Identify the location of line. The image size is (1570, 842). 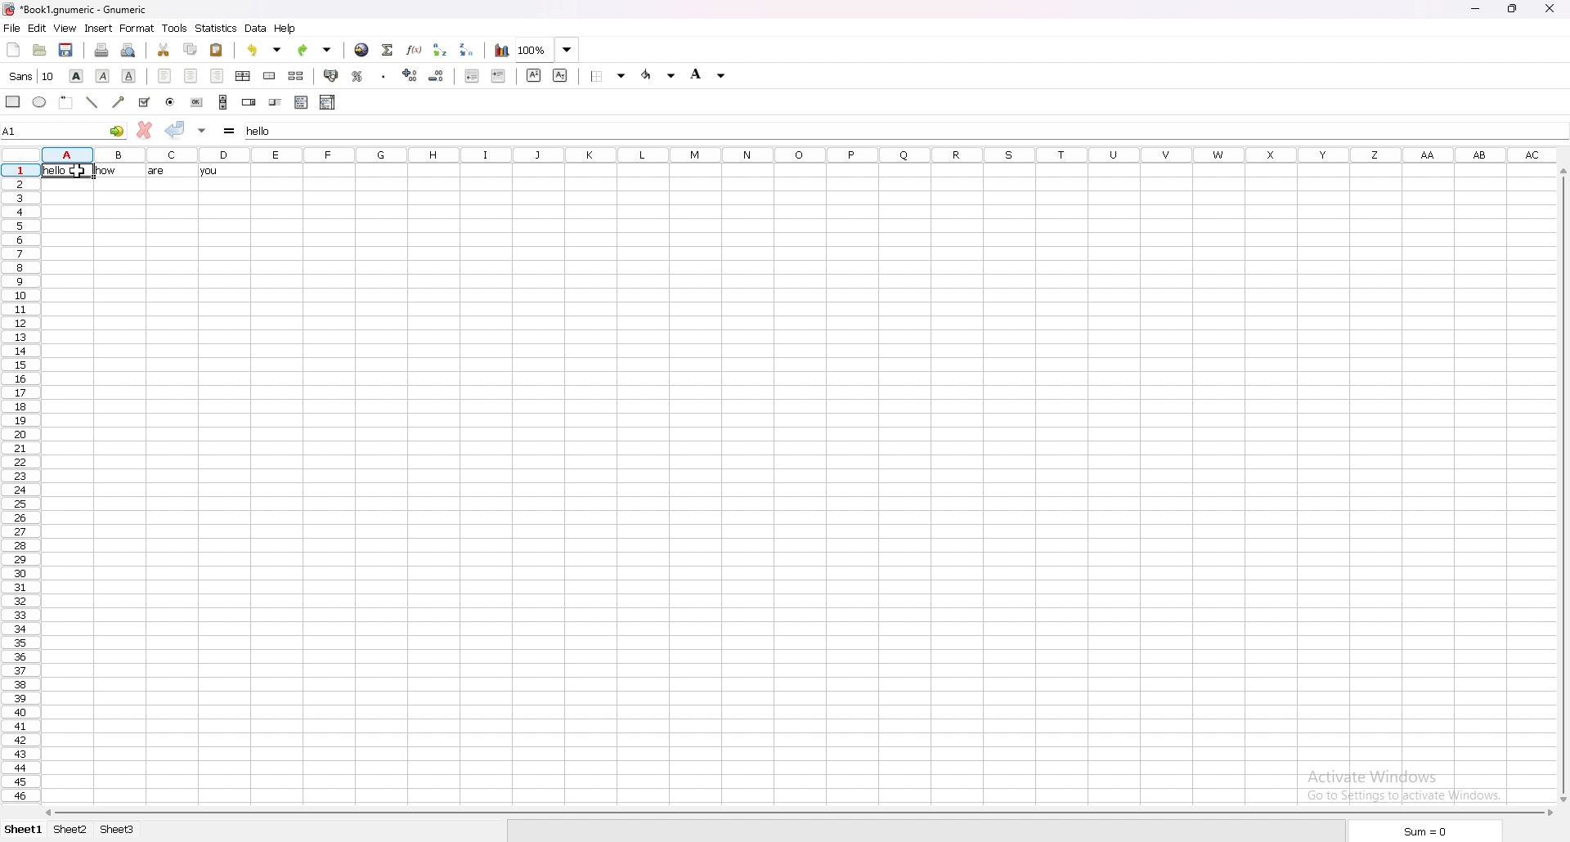
(92, 103).